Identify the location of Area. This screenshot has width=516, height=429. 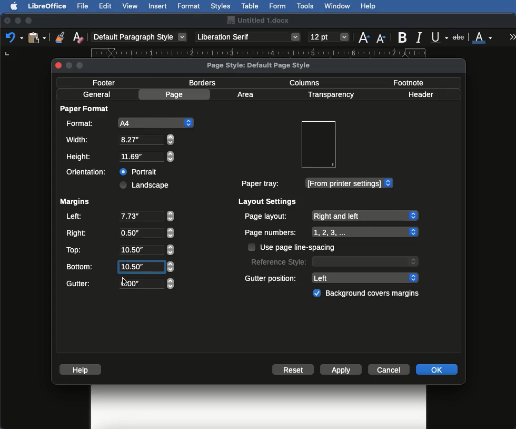
(247, 94).